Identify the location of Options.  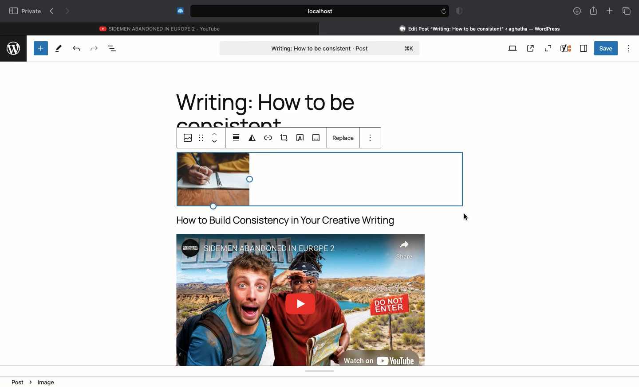
(629, 47).